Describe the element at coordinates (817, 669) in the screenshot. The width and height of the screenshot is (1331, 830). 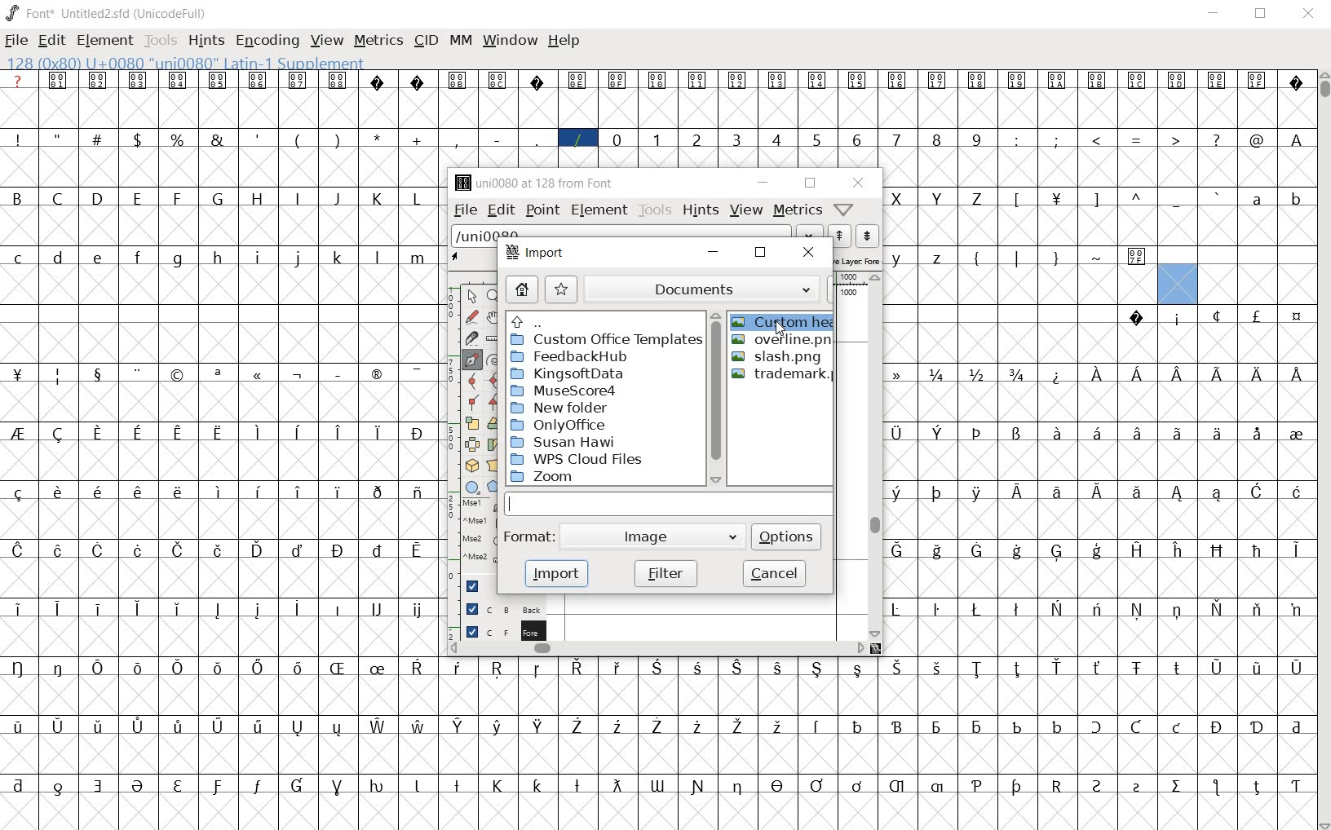
I see `glyph` at that location.